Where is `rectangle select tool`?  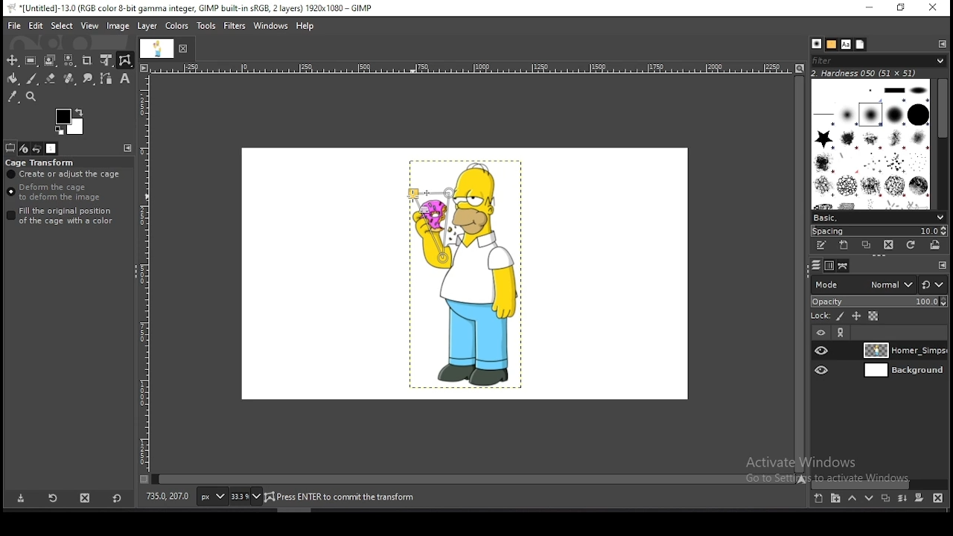 rectangle select tool is located at coordinates (31, 60).